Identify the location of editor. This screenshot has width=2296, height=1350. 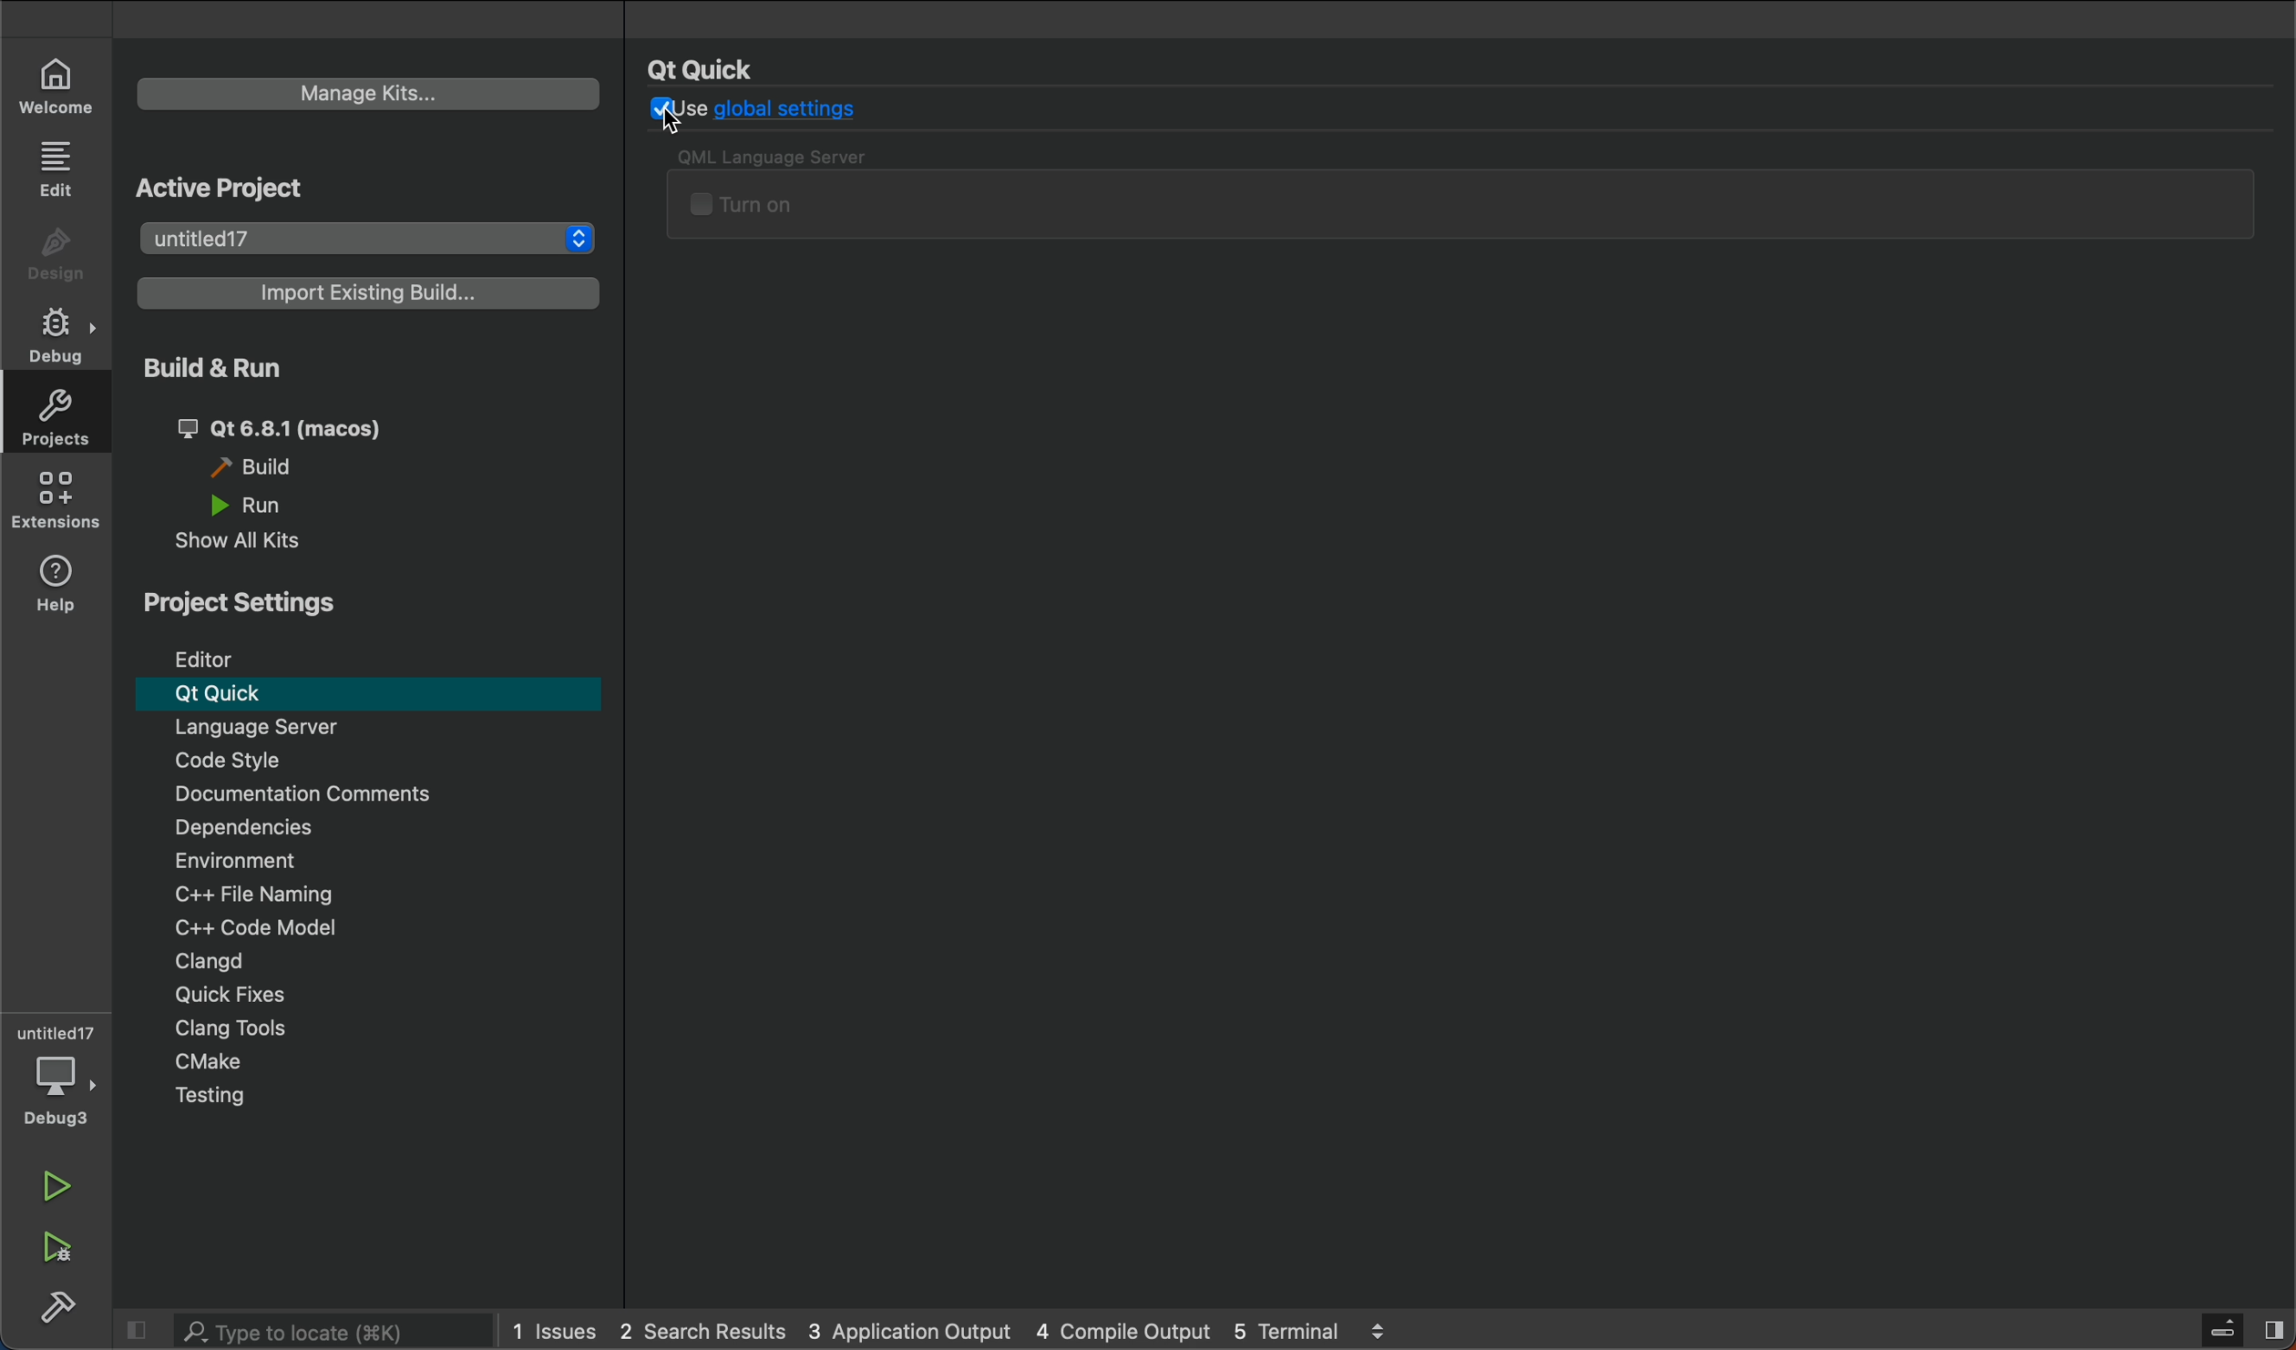
(375, 655).